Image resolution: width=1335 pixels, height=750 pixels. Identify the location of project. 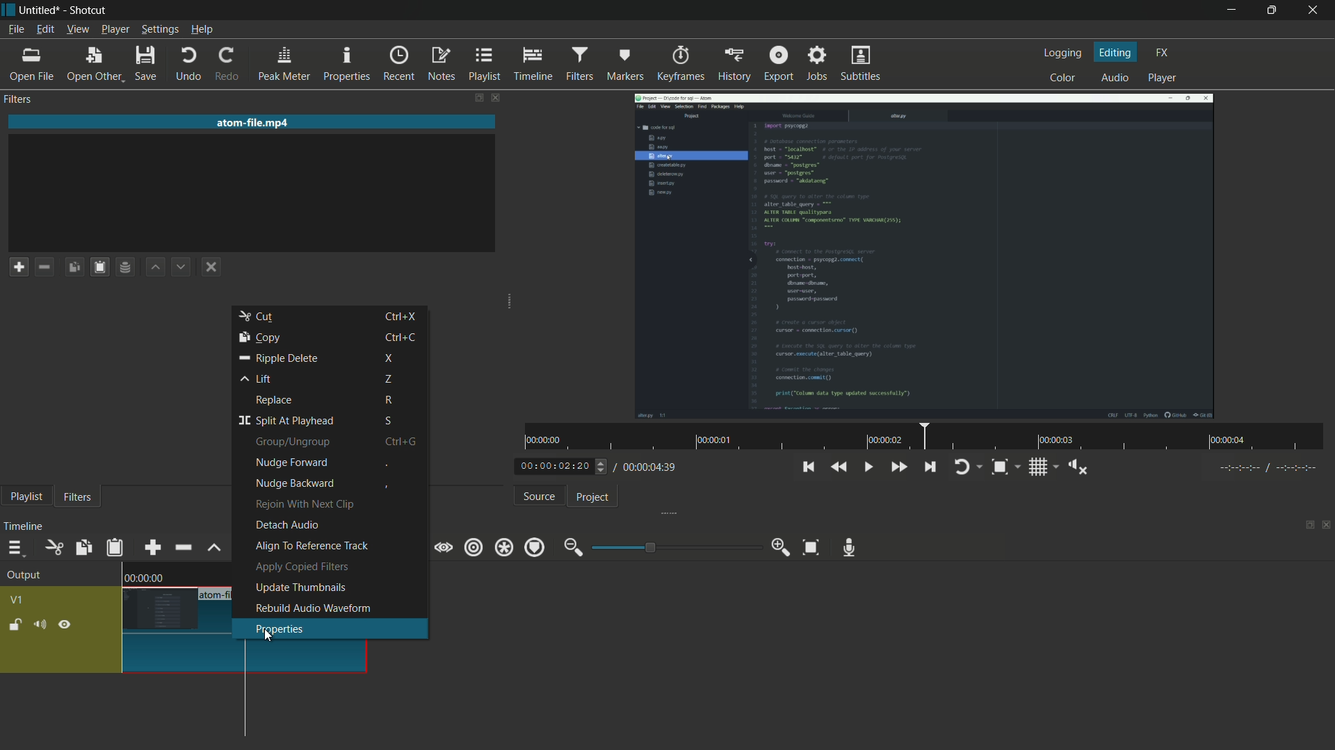
(594, 497).